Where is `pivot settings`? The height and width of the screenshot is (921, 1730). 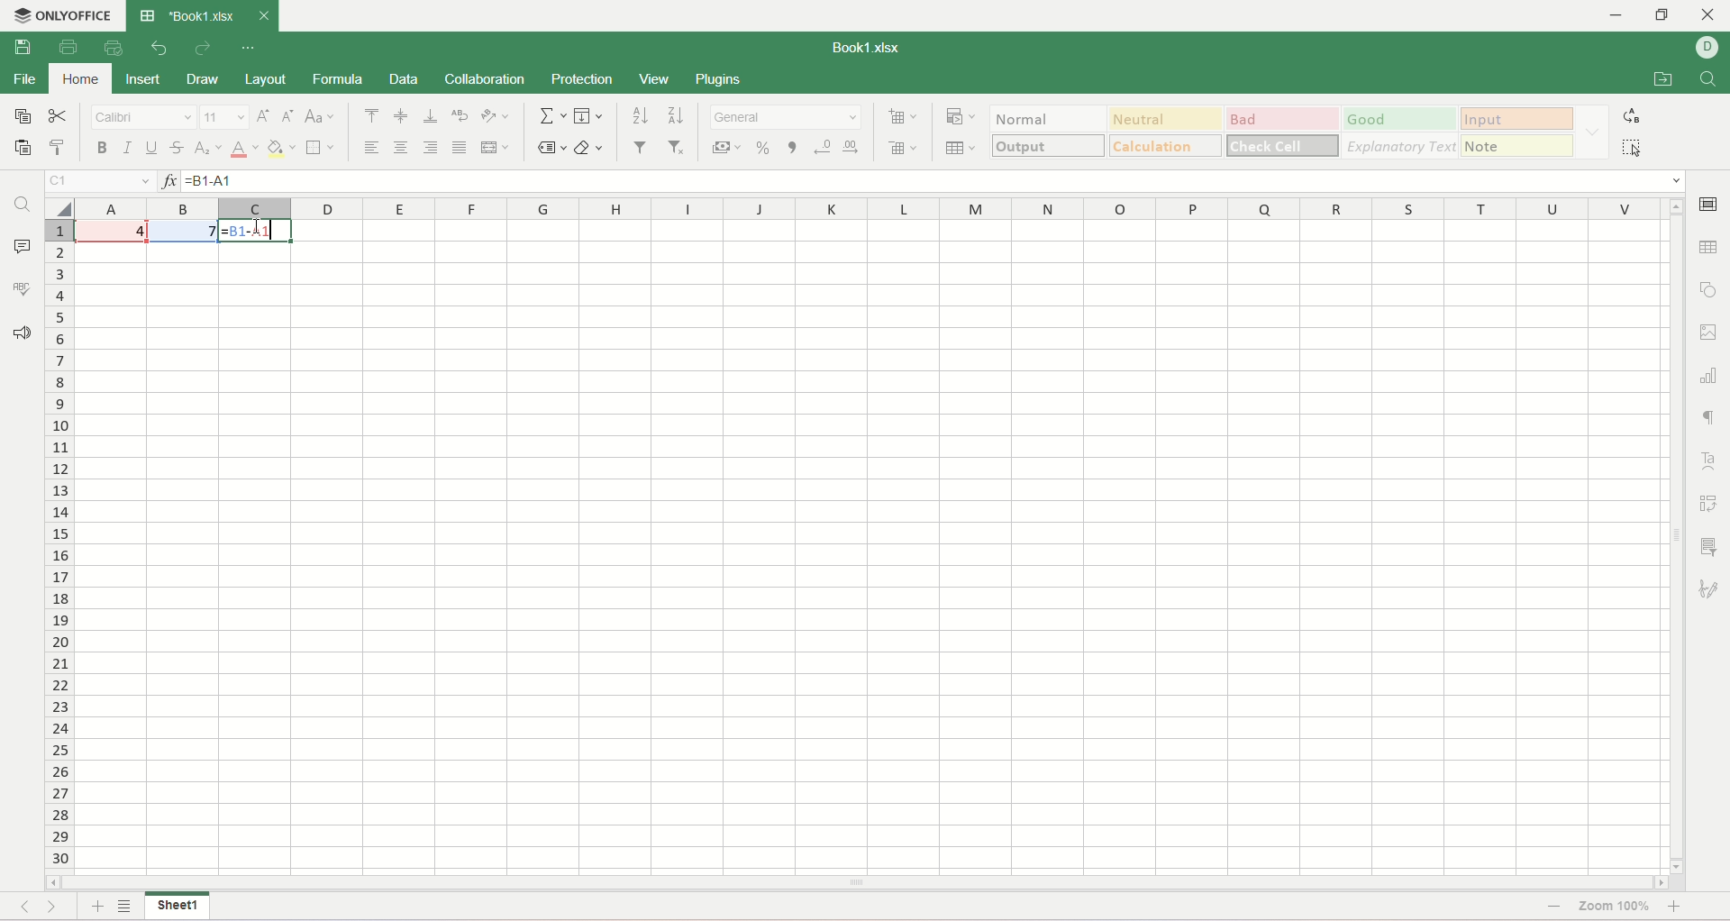
pivot settings is located at coordinates (1713, 504).